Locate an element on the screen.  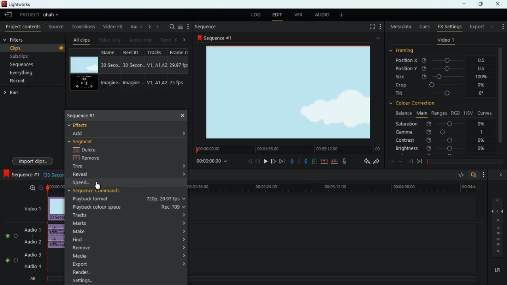
framing is located at coordinates (406, 51).